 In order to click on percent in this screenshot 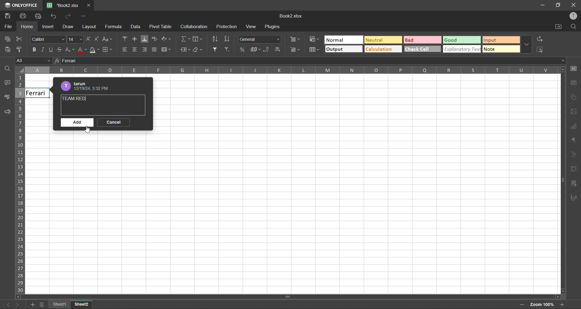, I will do `click(241, 50)`.